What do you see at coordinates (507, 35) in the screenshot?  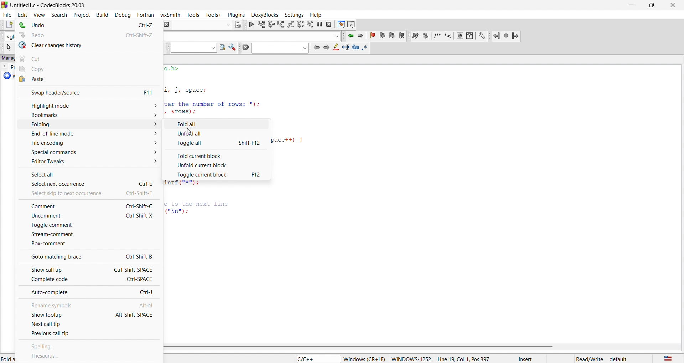 I see `stop` at bounding box center [507, 35].